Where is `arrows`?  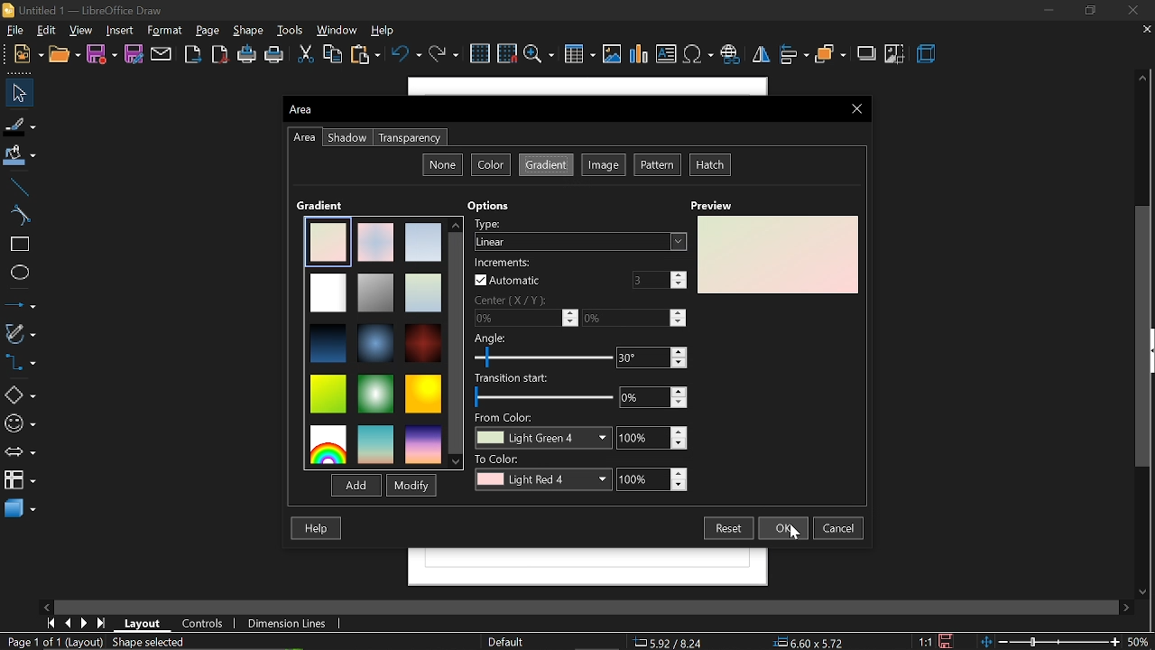 arrows is located at coordinates (20, 454).